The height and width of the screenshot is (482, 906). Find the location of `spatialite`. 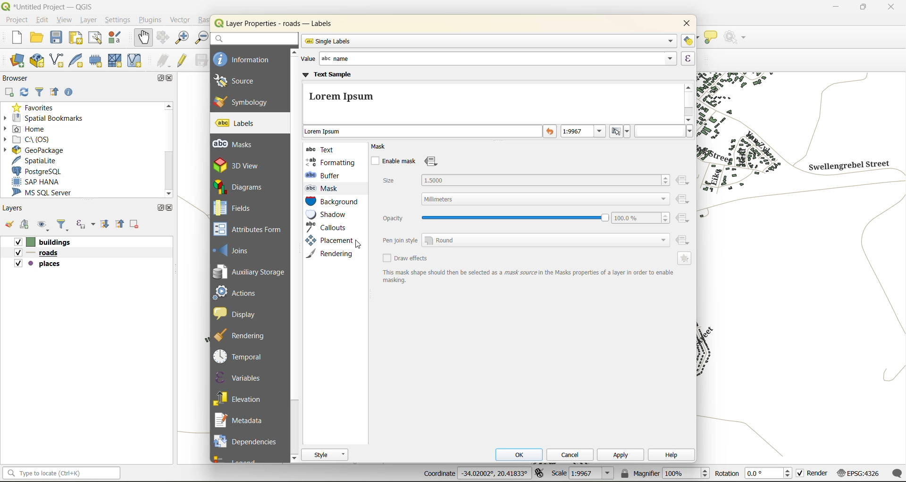

spatialite is located at coordinates (35, 161).